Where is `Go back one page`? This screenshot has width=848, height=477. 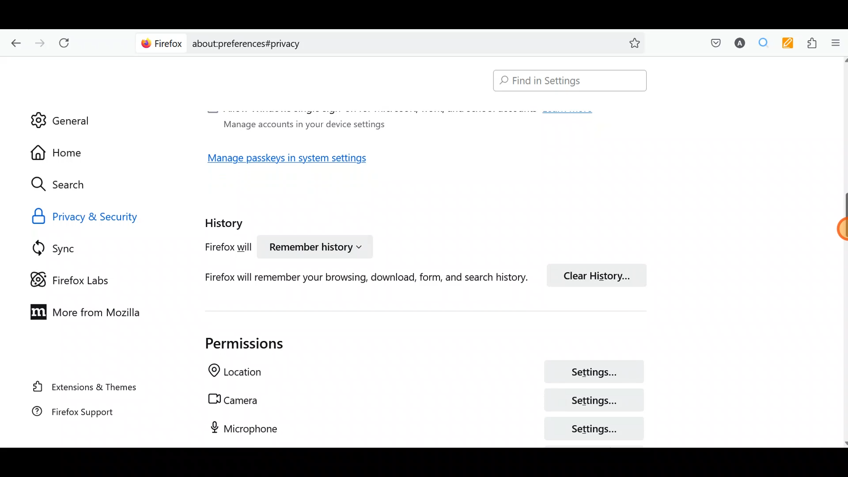
Go back one page is located at coordinates (14, 42).